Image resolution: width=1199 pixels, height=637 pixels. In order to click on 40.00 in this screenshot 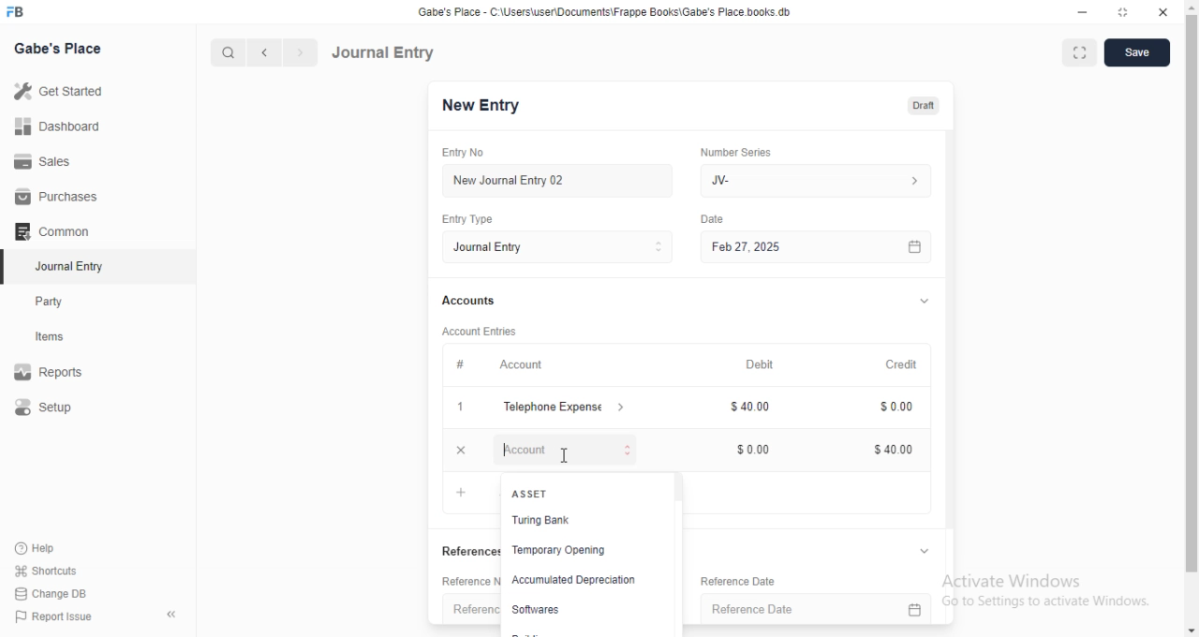, I will do `click(752, 407)`.